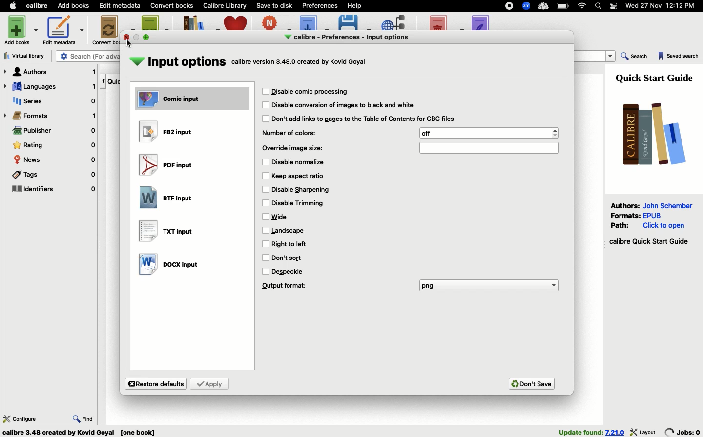  I want to click on Number of colors, so click(292, 133).